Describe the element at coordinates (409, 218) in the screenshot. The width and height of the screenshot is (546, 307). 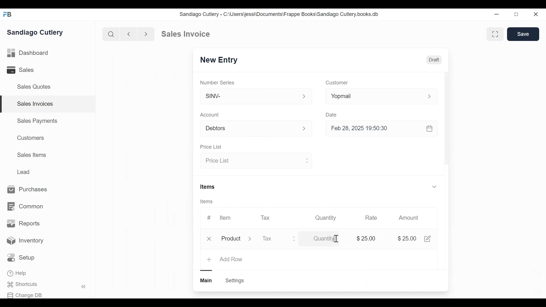
I see `Amount` at that location.